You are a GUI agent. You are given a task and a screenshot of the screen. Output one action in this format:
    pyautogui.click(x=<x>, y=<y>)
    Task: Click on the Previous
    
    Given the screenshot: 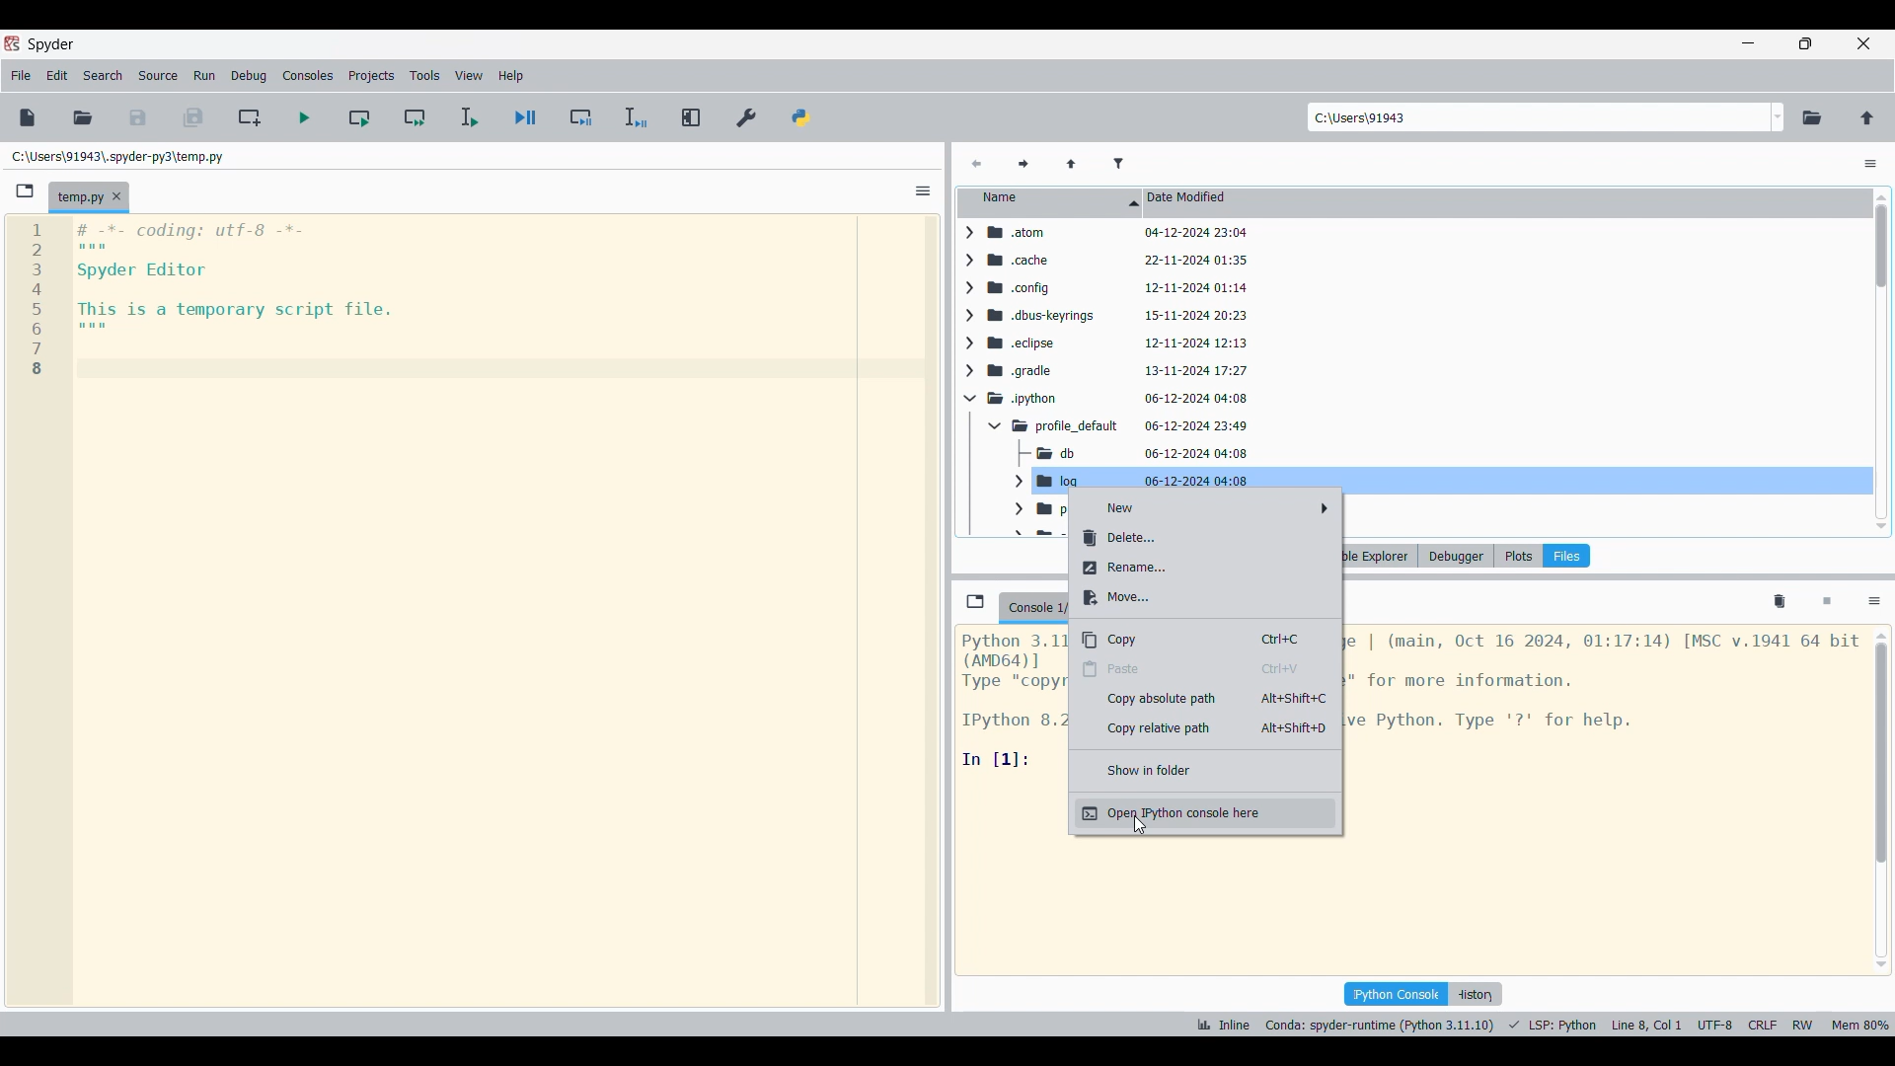 What is the action you would take?
    pyautogui.click(x=976, y=165)
    